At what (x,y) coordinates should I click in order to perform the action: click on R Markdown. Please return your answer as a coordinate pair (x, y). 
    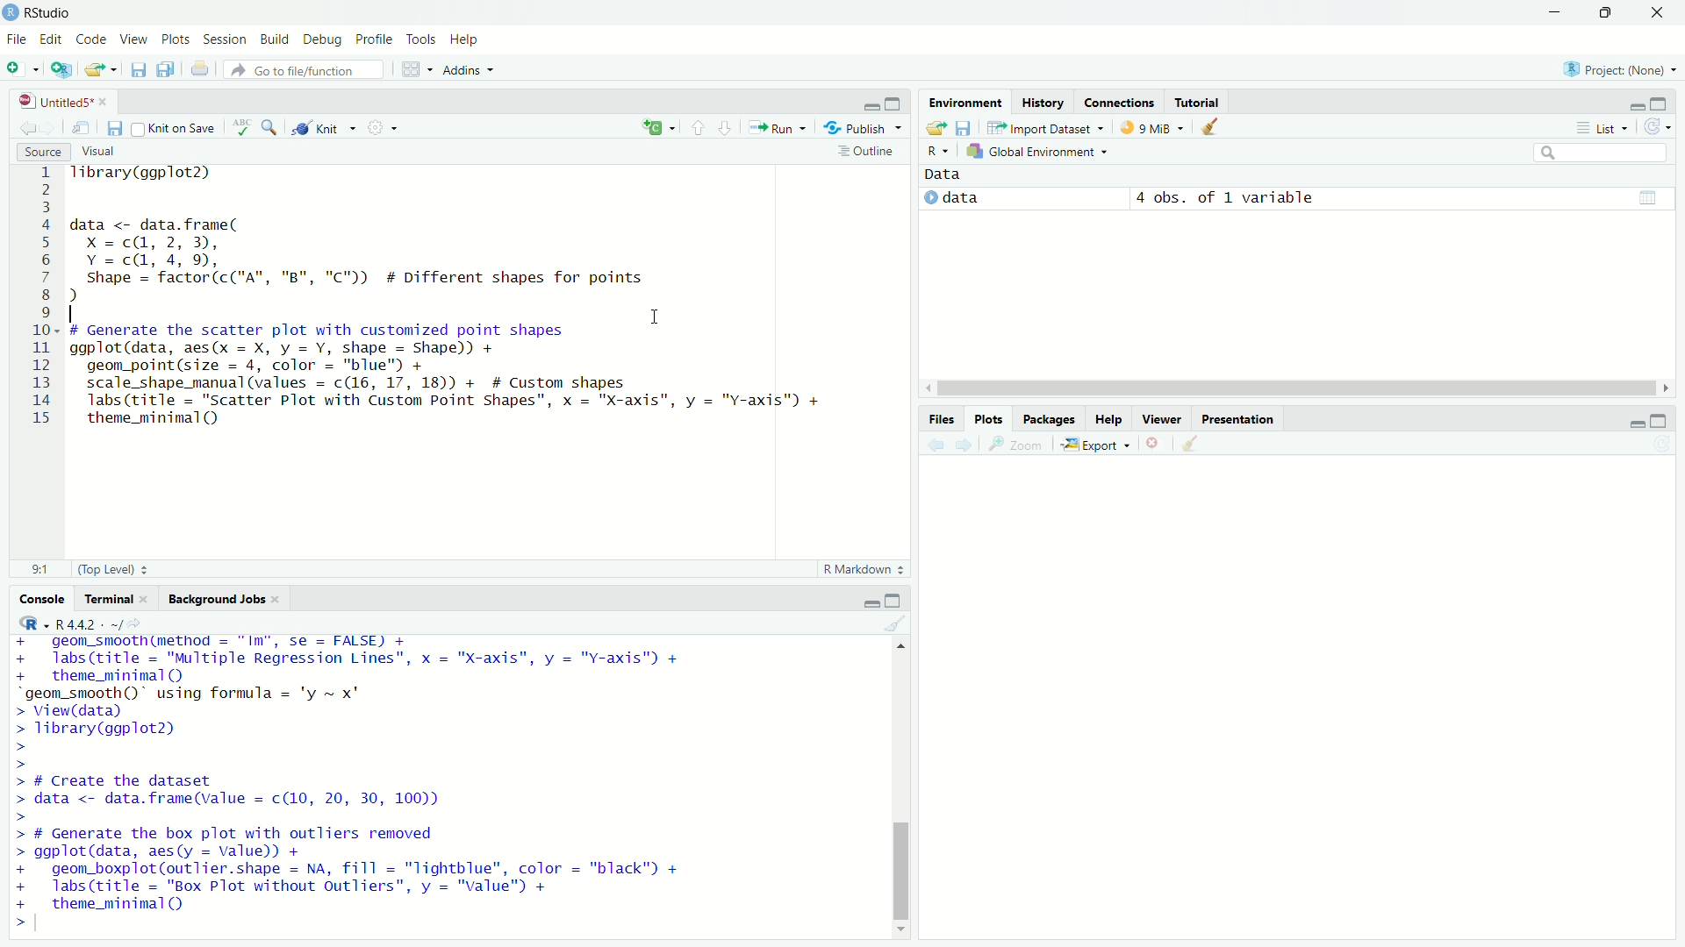
    Looking at the image, I should click on (864, 569).